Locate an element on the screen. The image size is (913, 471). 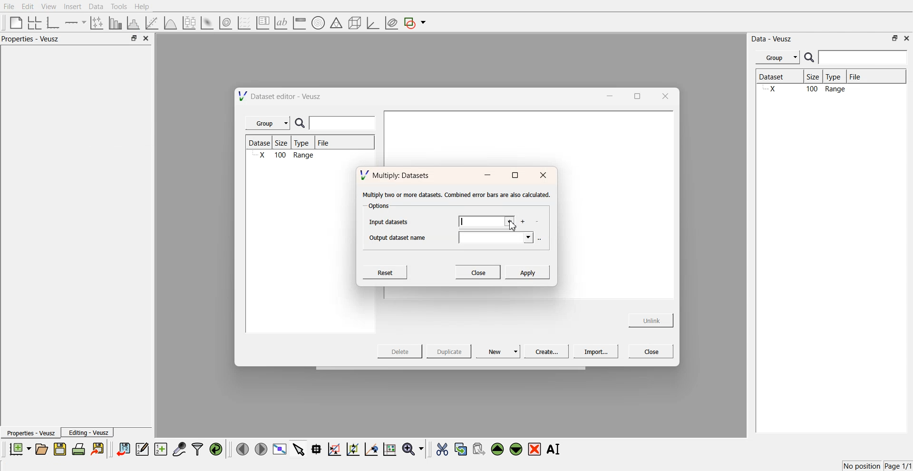
output datasets field is located at coordinates (496, 238).